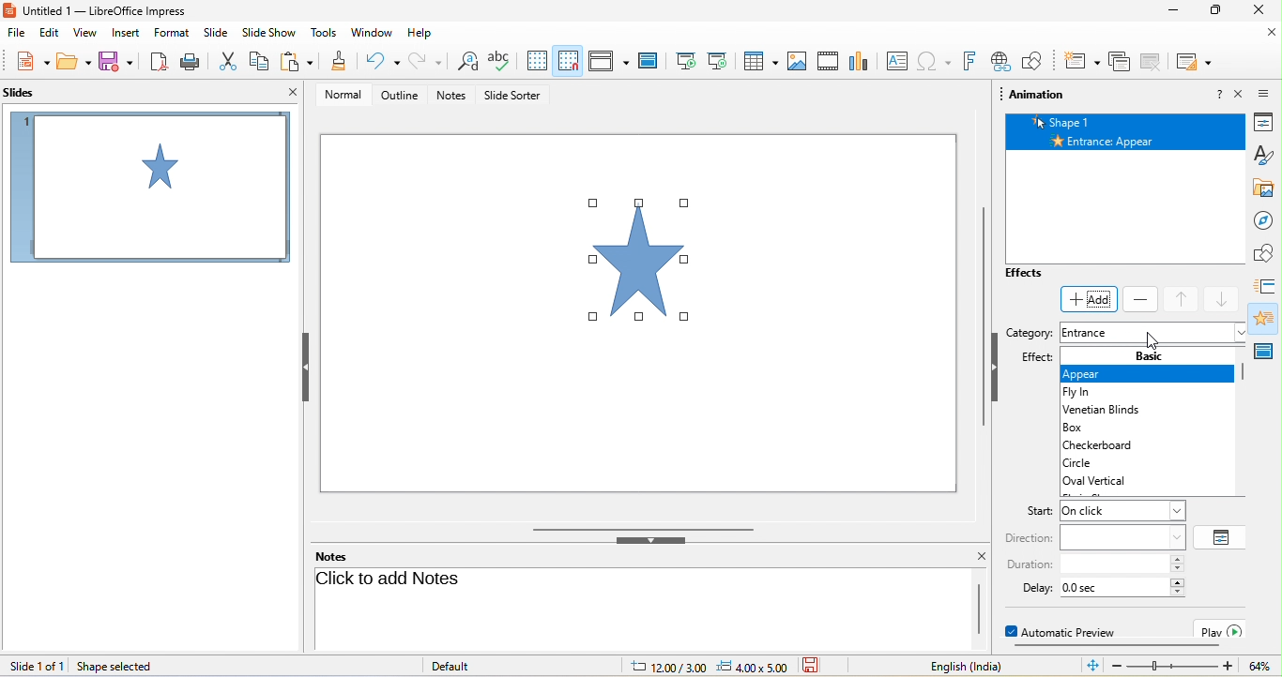 The width and height of the screenshot is (1282, 677). Describe the element at coordinates (1267, 156) in the screenshot. I see `styles` at that location.